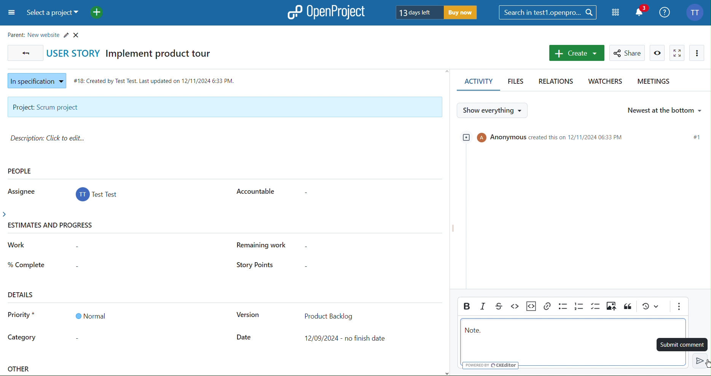 Image resolution: width=711 pixels, height=376 pixels. I want to click on Remaining work, so click(266, 245).